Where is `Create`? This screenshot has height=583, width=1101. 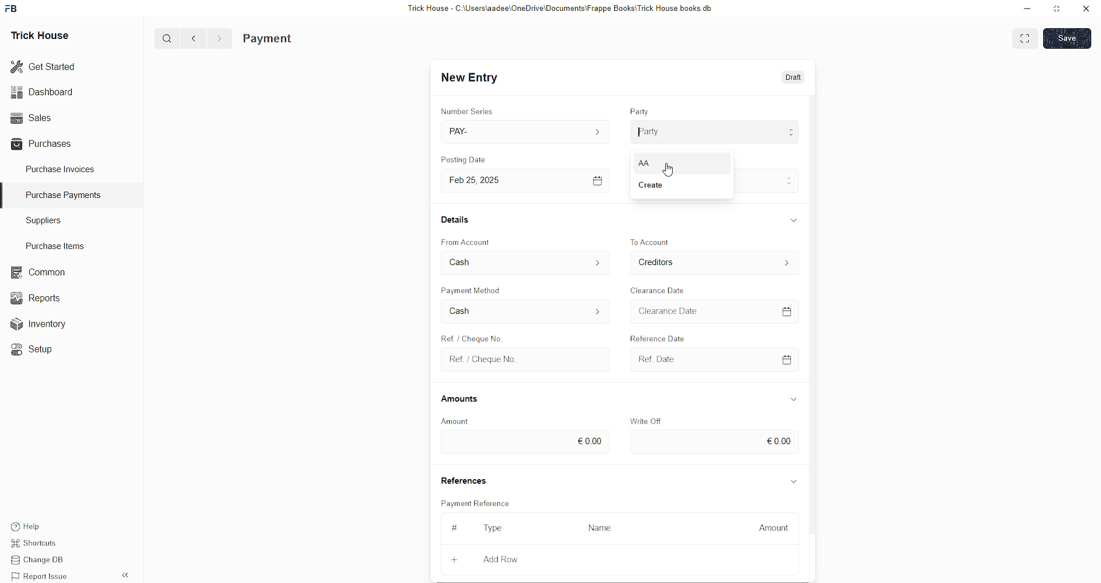
Create is located at coordinates (470, 336).